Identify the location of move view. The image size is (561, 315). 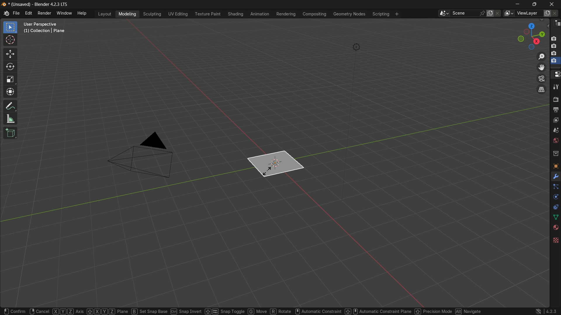
(542, 68).